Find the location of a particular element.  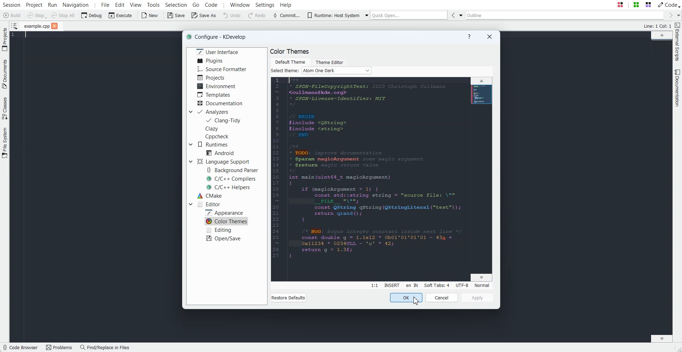

Normal is located at coordinates (482, 285).